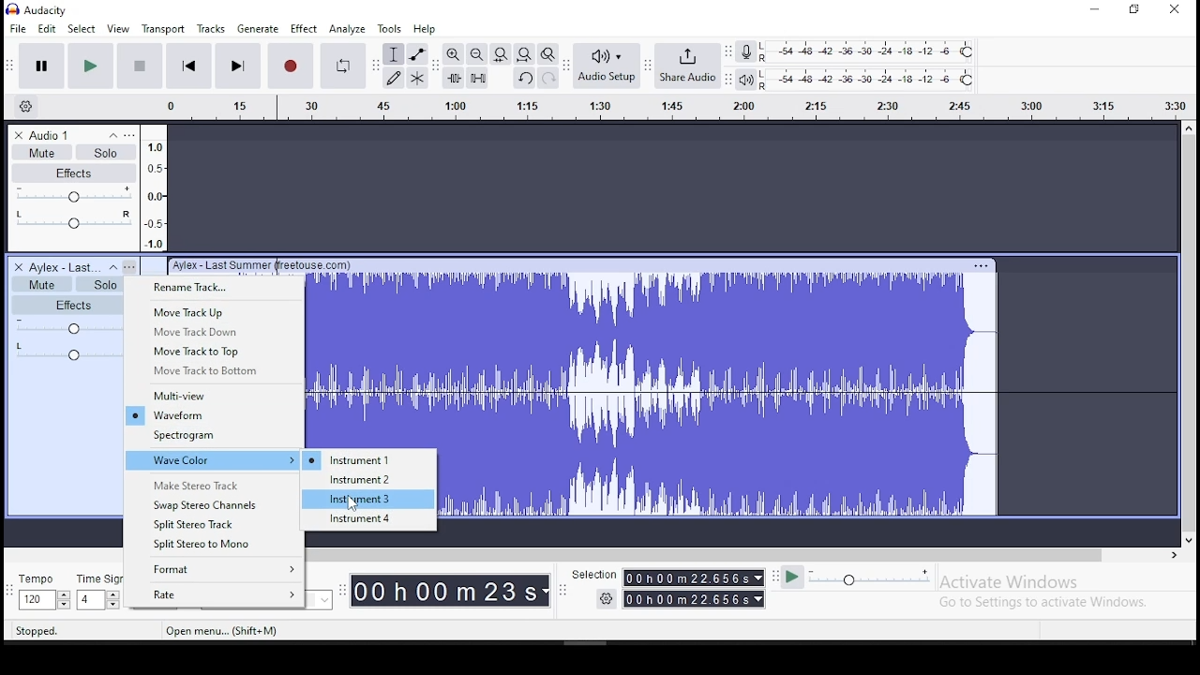 The image size is (1200, 675). Describe the element at coordinates (163, 28) in the screenshot. I see `transport` at that location.